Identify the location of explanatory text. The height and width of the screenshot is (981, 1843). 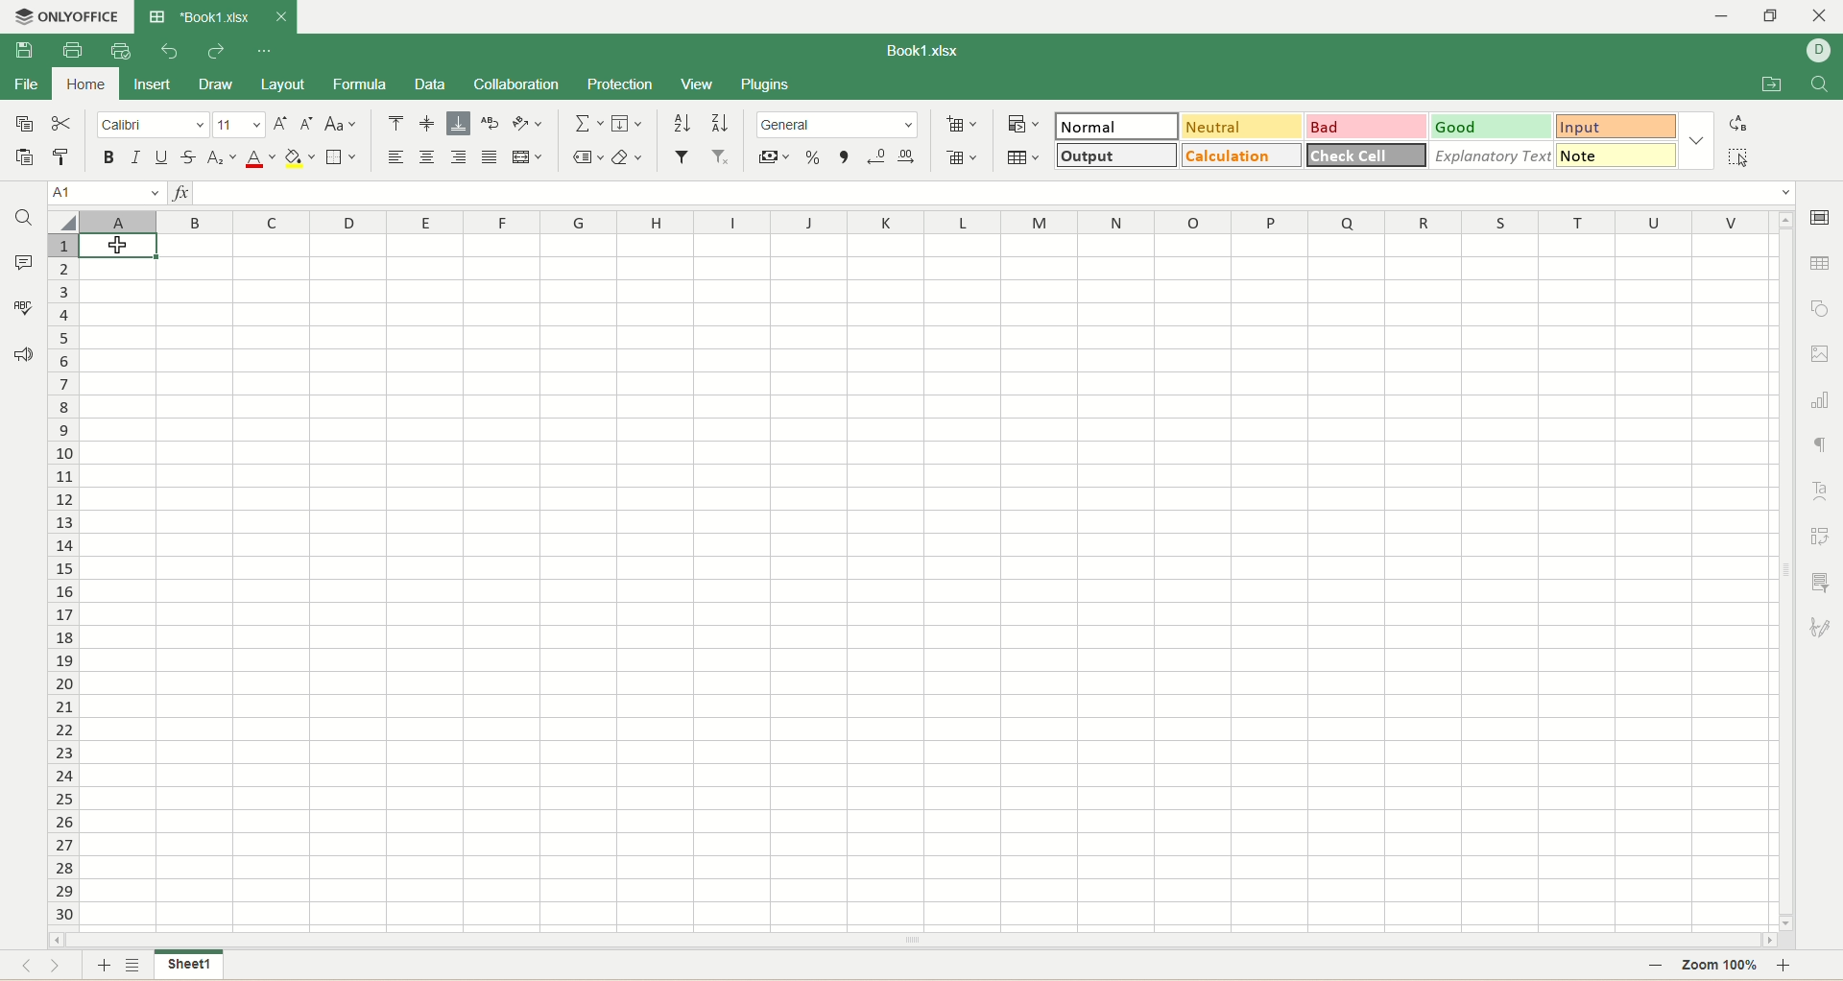
(1490, 156).